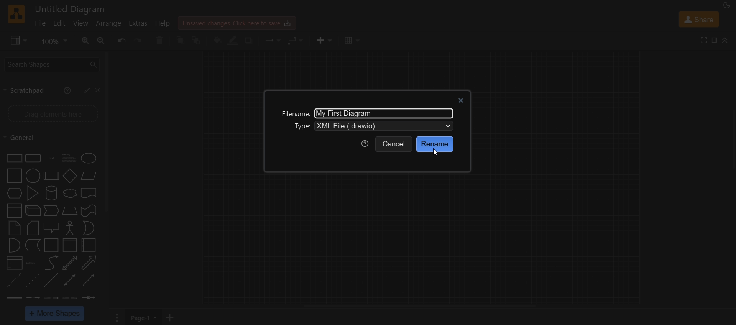  Describe the element at coordinates (139, 23) in the screenshot. I see `extras` at that location.